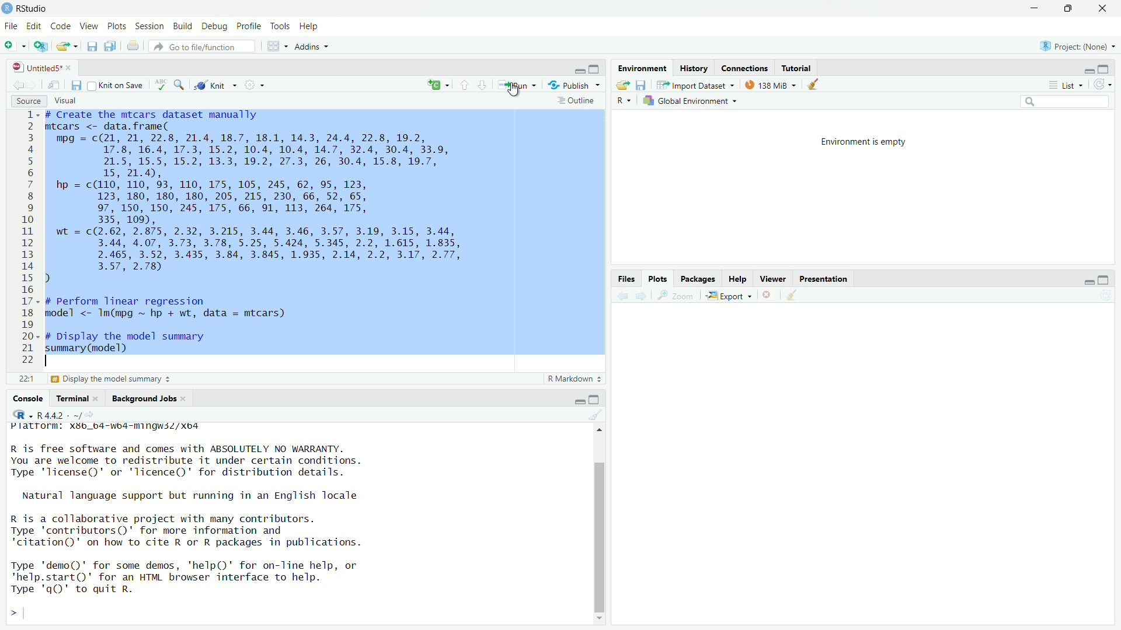 This screenshot has height=630, width=1121. I want to click on Zoom, so click(679, 296).